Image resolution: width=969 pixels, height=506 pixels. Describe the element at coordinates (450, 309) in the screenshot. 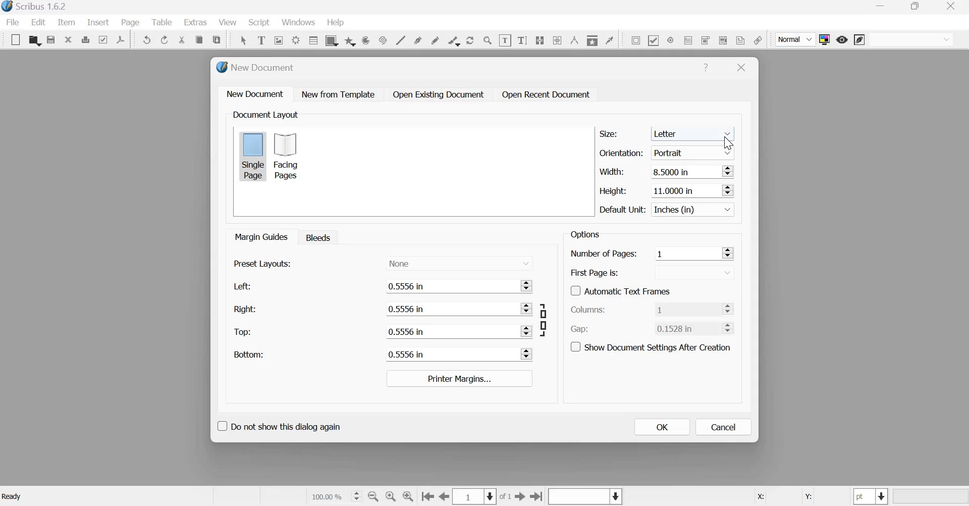

I see `0.5556 in` at that location.